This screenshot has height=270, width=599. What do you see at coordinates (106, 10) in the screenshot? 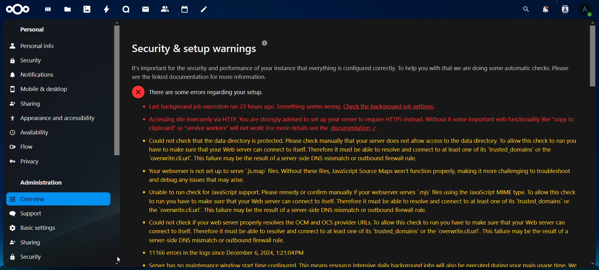
I see `activity` at bounding box center [106, 10].